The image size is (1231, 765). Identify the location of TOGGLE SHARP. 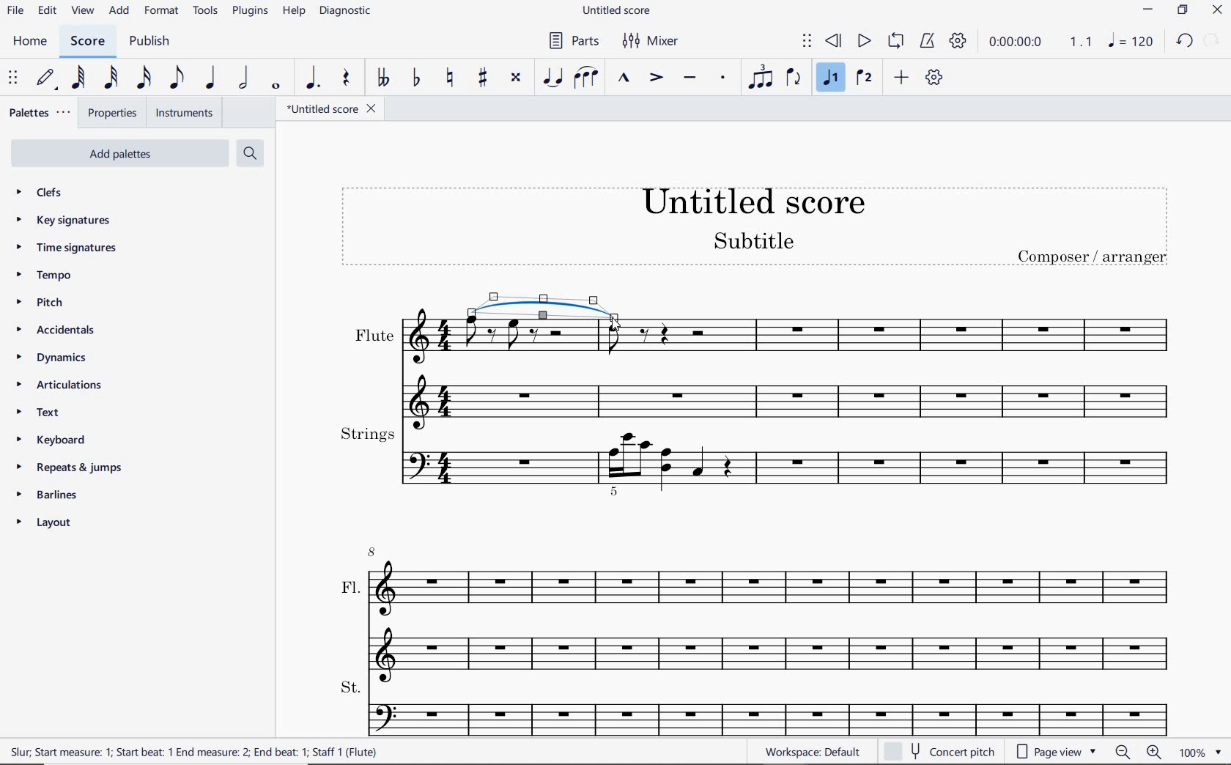
(481, 78).